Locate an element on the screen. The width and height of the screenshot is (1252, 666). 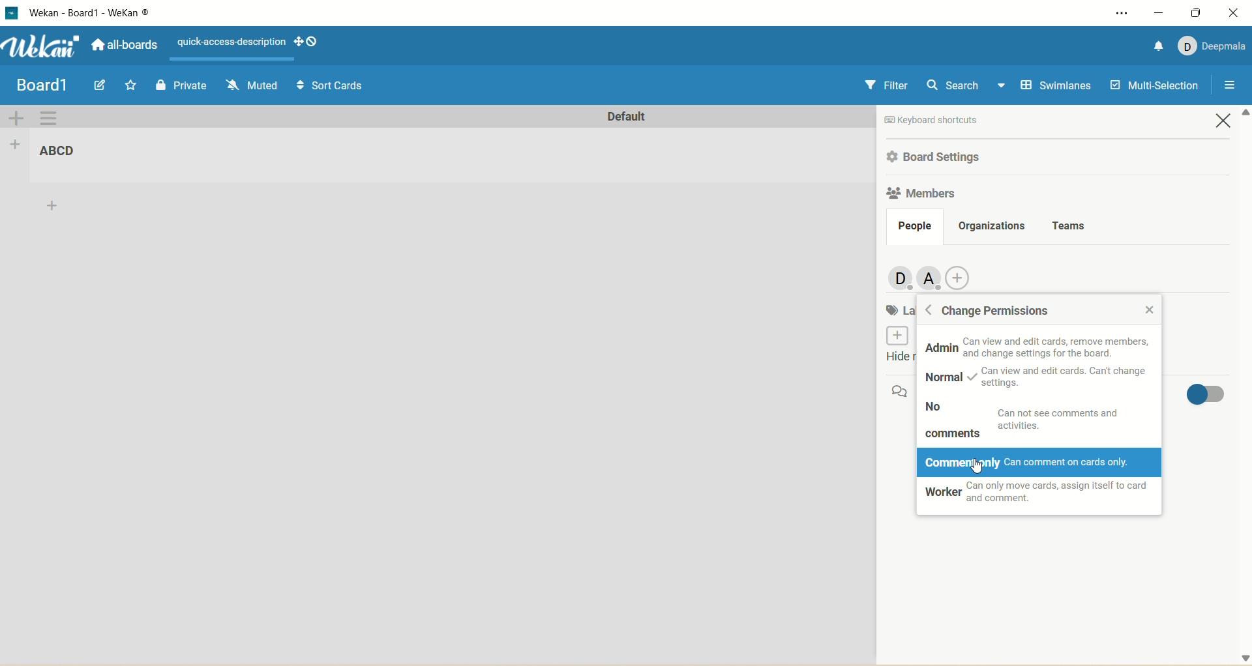
account is located at coordinates (1212, 47).